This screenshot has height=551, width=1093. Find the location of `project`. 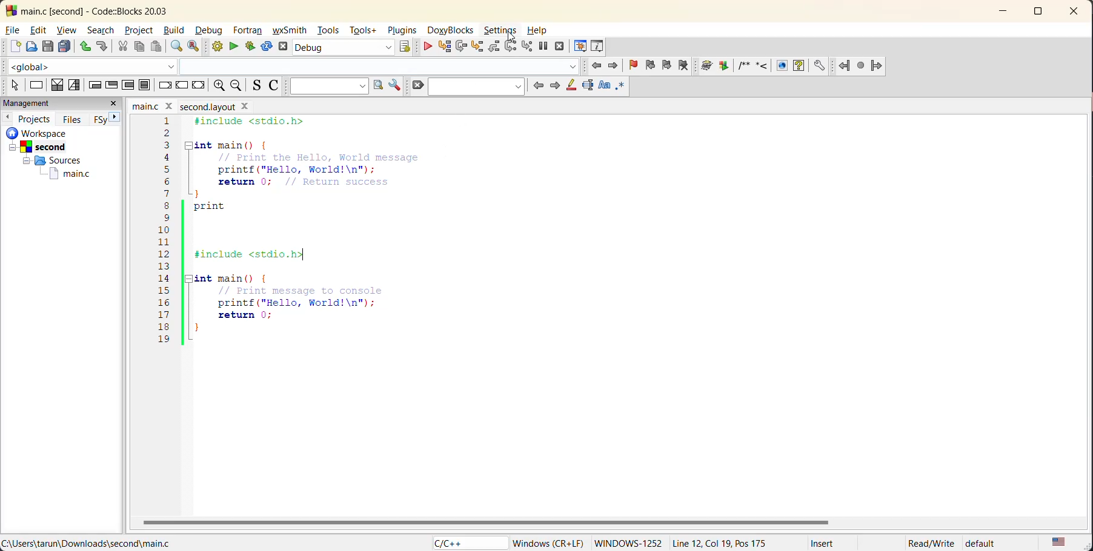

project is located at coordinates (141, 31).